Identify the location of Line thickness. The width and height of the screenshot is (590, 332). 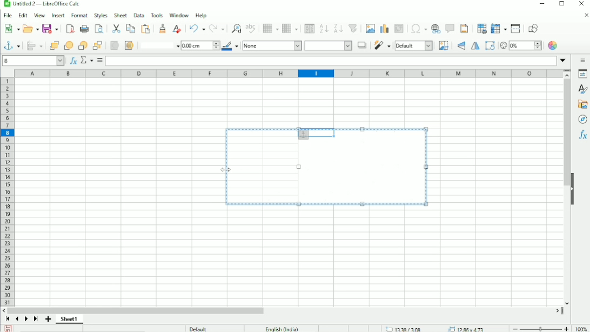
(200, 45).